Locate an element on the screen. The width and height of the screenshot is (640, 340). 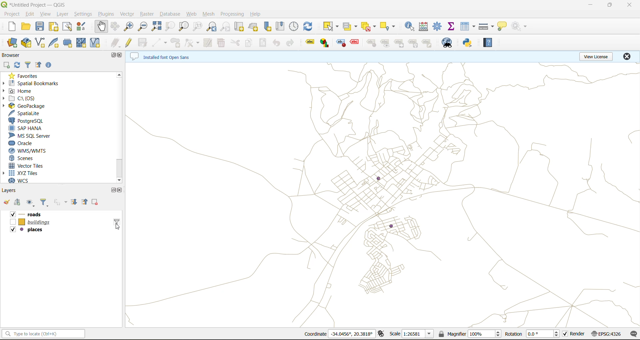
select location is located at coordinates (388, 27).